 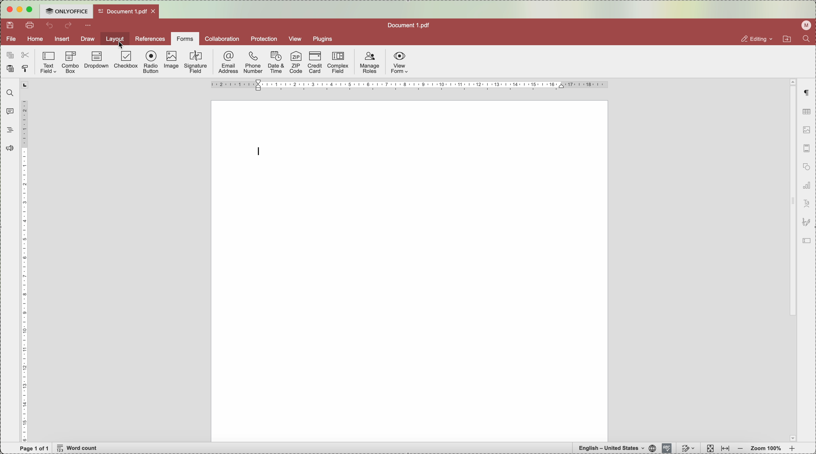 What do you see at coordinates (25, 261) in the screenshot?
I see `ruler` at bounding box center [25, 261].